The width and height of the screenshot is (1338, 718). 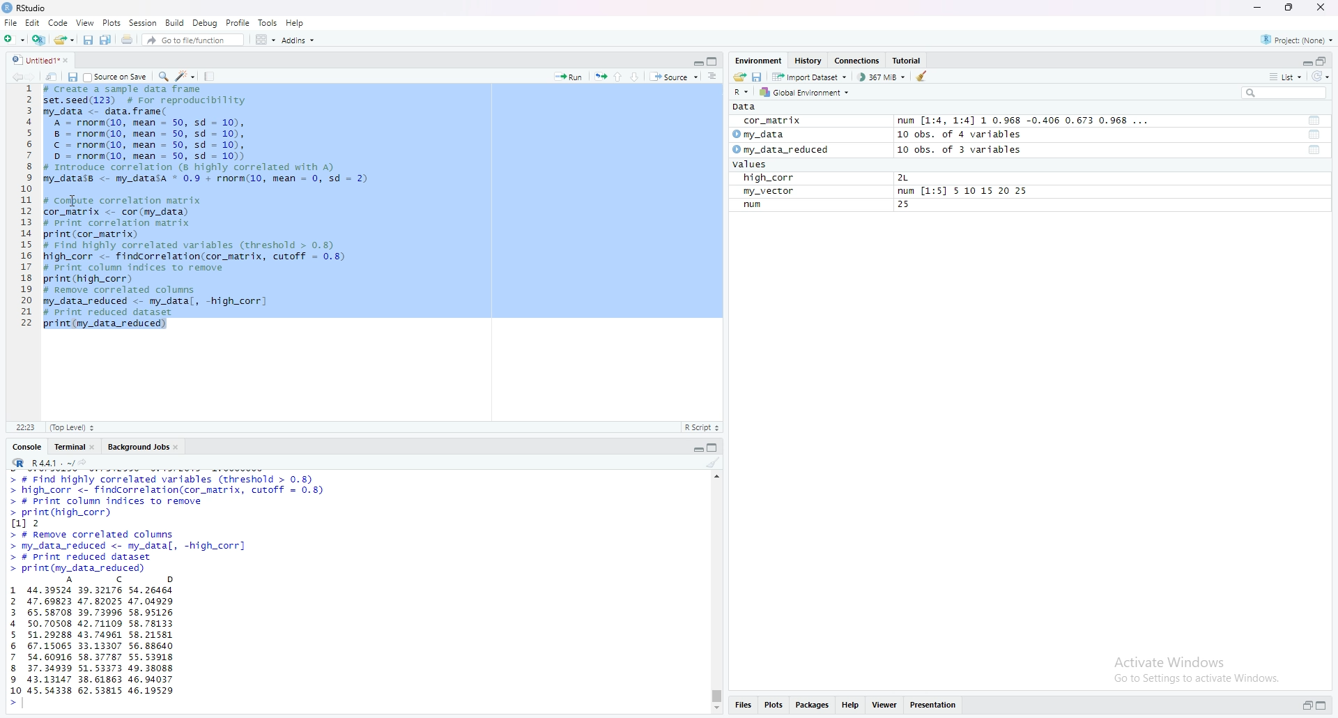 What do you see at coordinates (1316, 120) in the screenshot?
I see `tool` at bounding box center [1316, 120].